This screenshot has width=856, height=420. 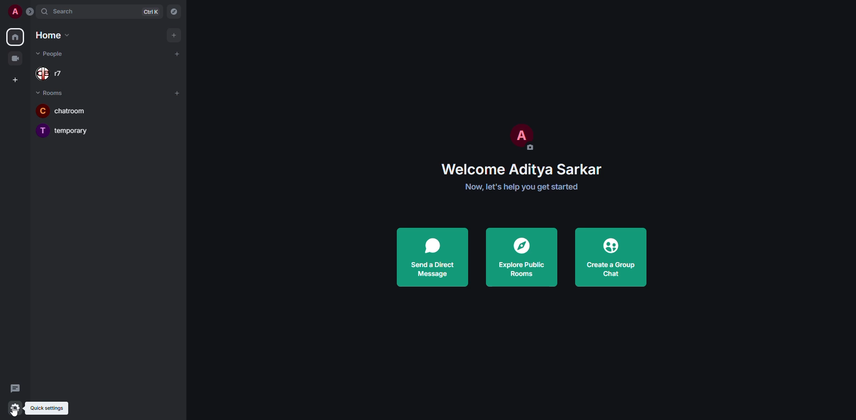 I want to click on create a group chat, so click(x=611, y=257).